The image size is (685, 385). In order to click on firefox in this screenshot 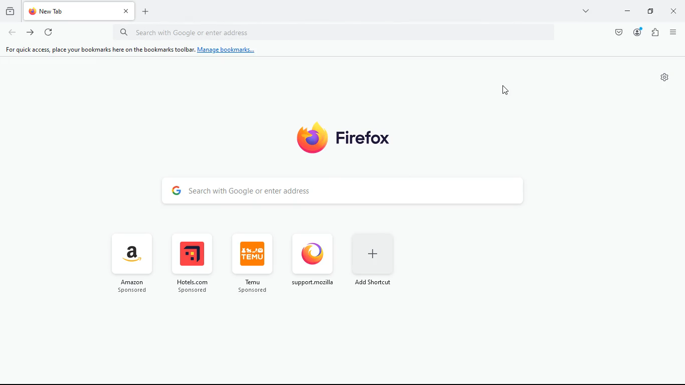, I will do `click(355, 139)`.